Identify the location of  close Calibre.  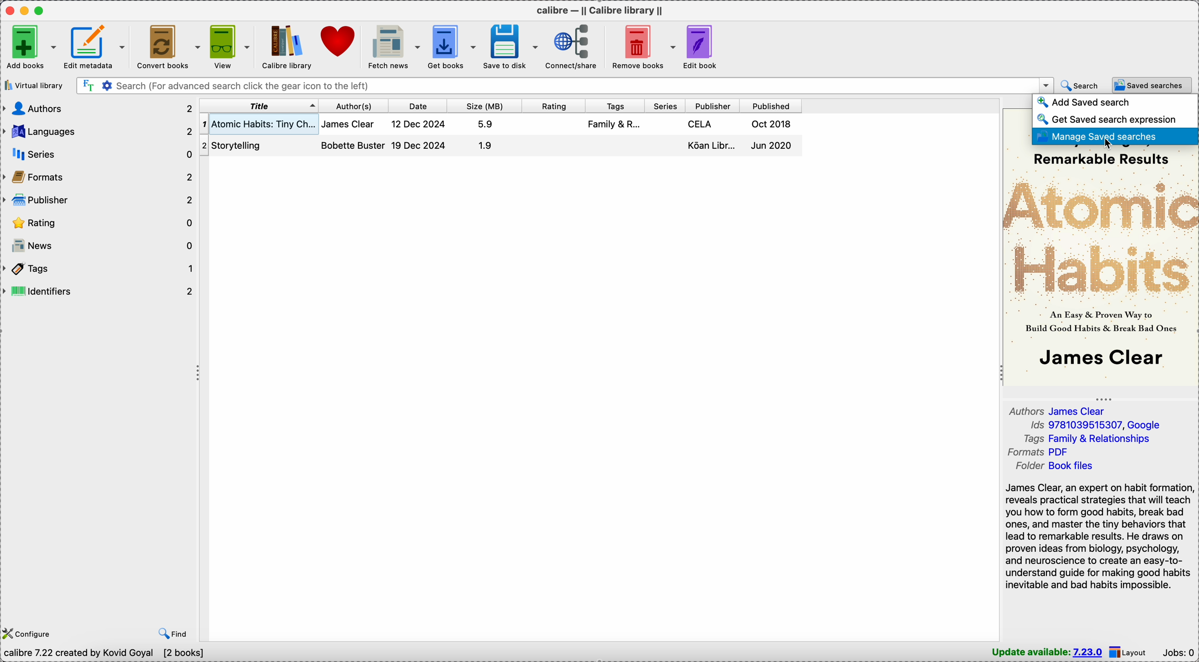
(9, 10).